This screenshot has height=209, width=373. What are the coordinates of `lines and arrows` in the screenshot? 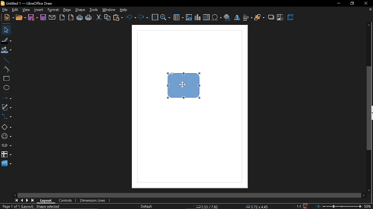 It's located at (6, 98).